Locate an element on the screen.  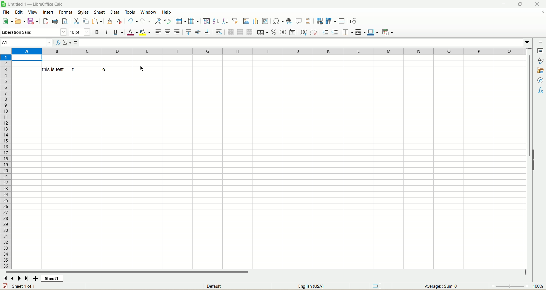
undo is located at coordinates (133, 21).